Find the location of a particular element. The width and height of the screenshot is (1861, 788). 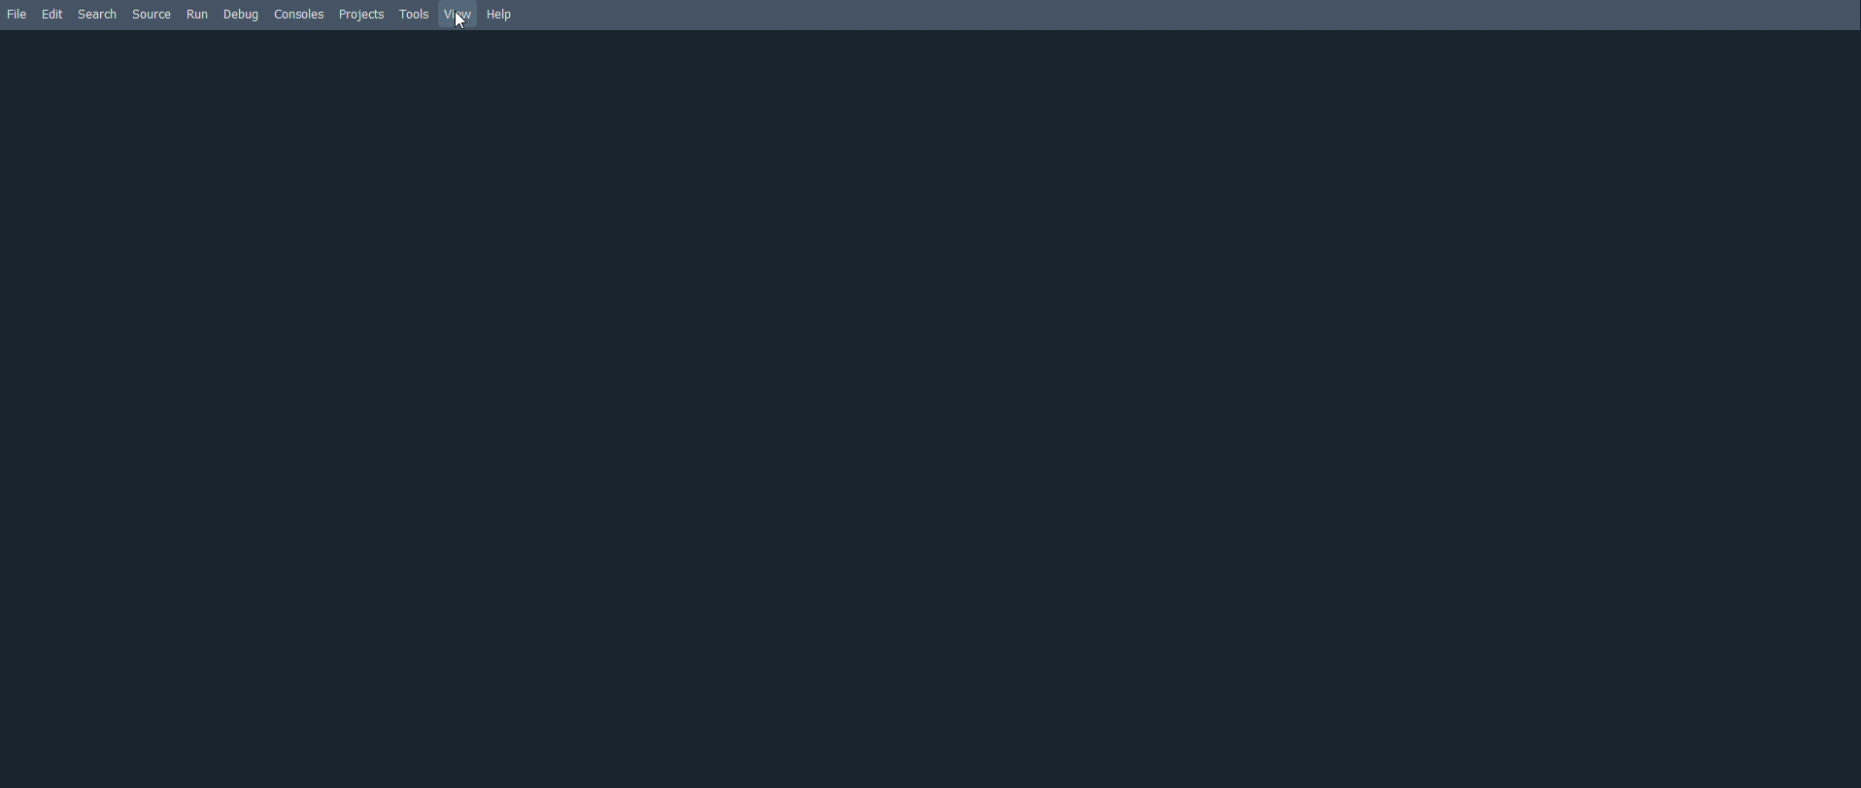

Search is located at coordinates (102, 16).